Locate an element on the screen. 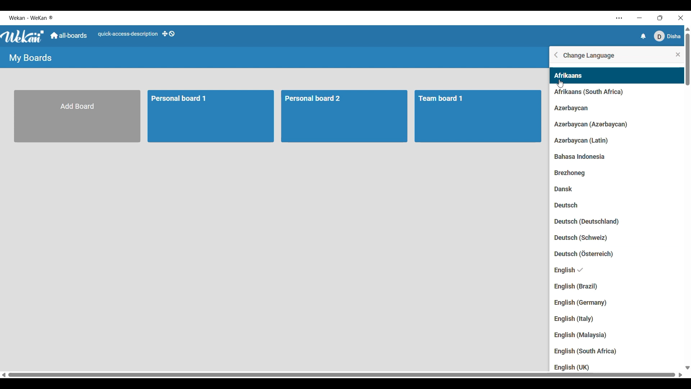  Quick slide to right is located at coordinates (681, 375).